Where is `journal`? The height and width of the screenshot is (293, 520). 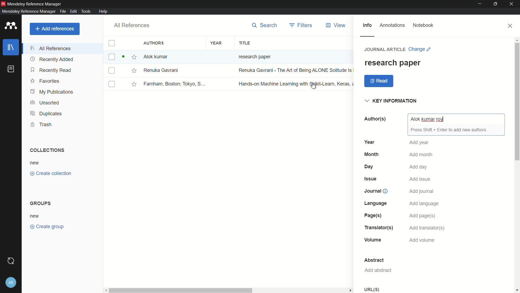 journal is located at coordinates (373, 191).